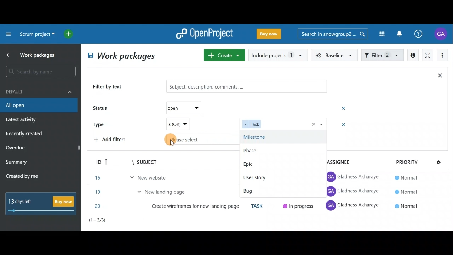 This screenshot has height=255, width=453. Describe the element at coordinates (440, 77) in the screenshot. I see `Close` at that location.